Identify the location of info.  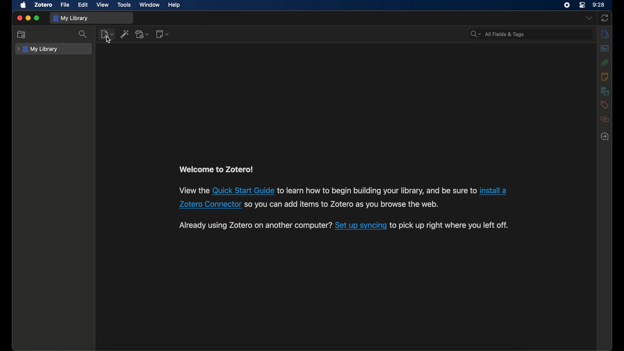
(605, 34).